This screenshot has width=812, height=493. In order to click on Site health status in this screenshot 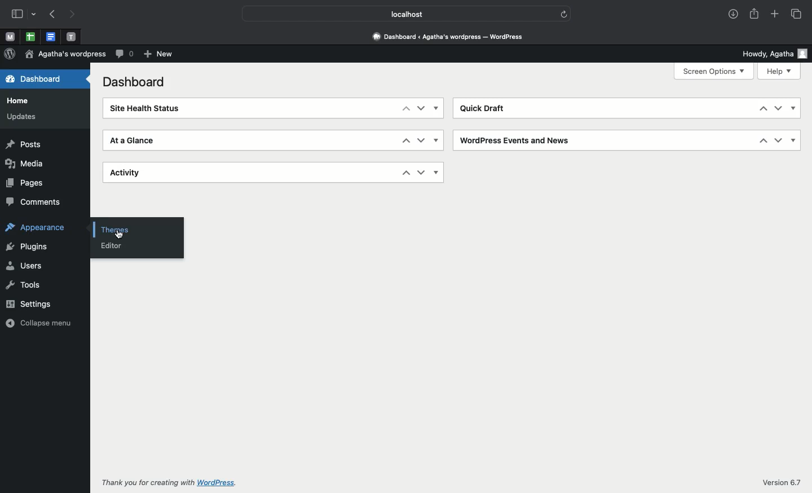, I will do `click(150, 108)`.